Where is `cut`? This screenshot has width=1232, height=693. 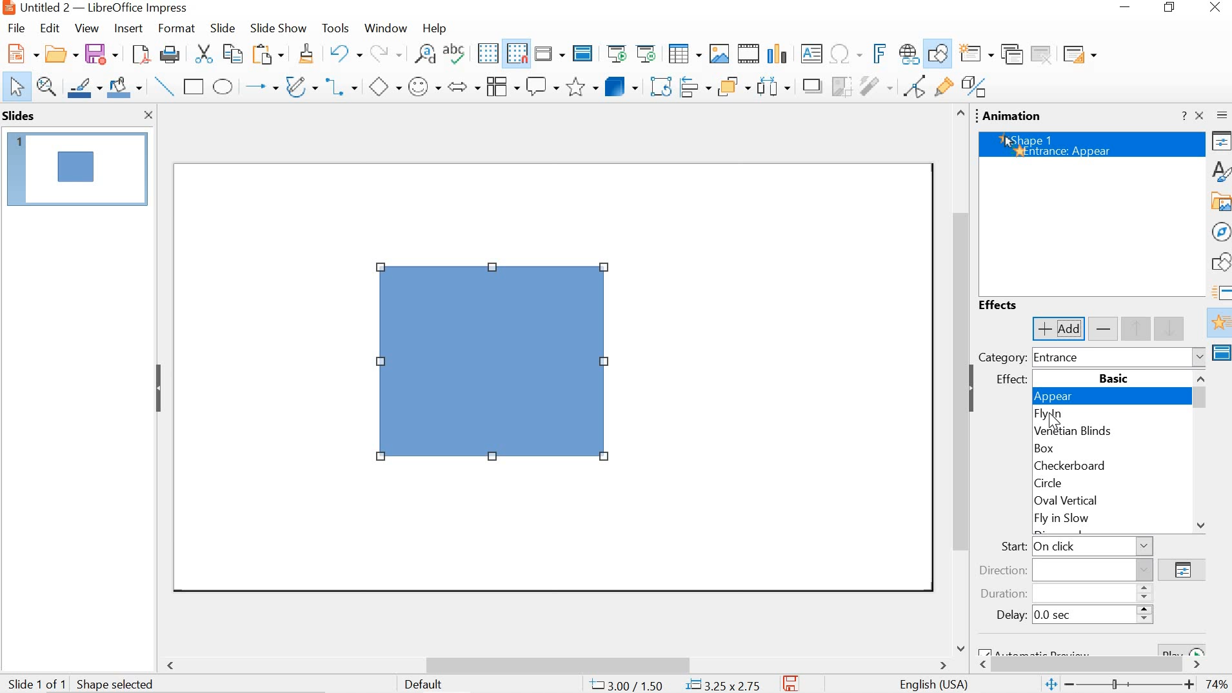 cut is located at coordinates (206, 54).